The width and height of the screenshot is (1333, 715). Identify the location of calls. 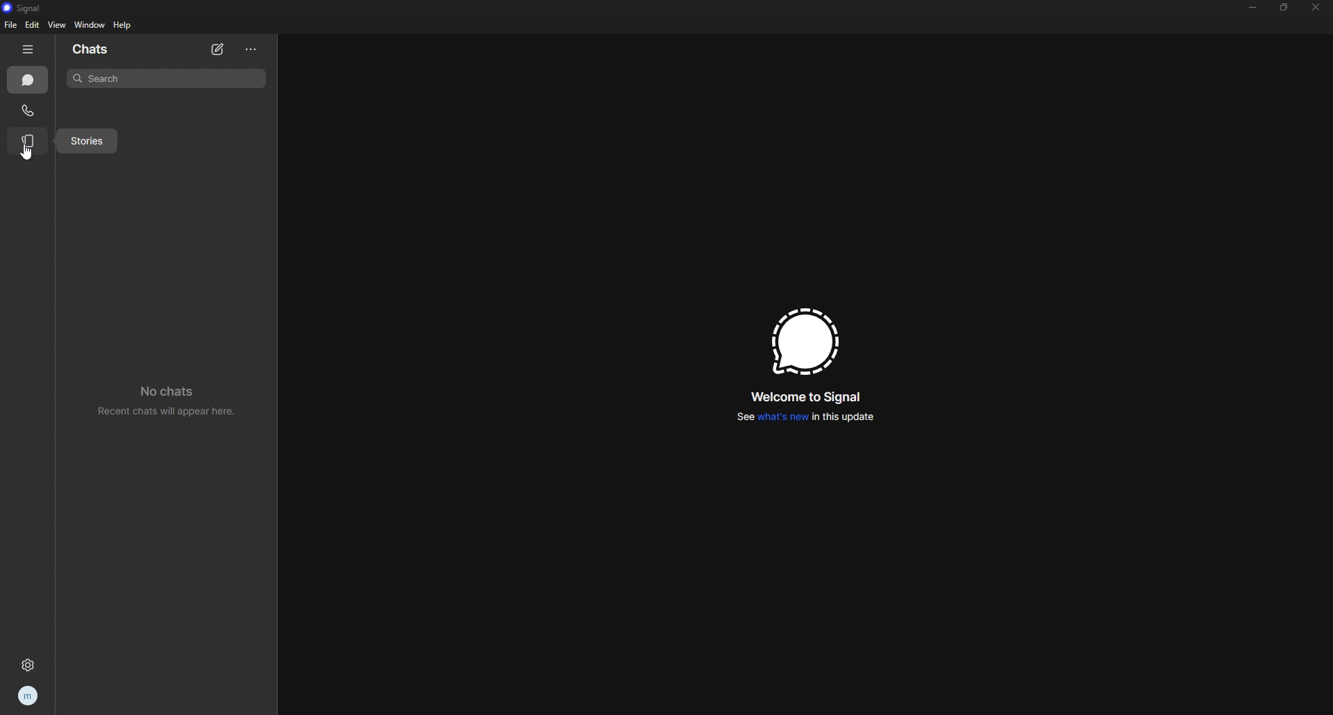
(28, 110).